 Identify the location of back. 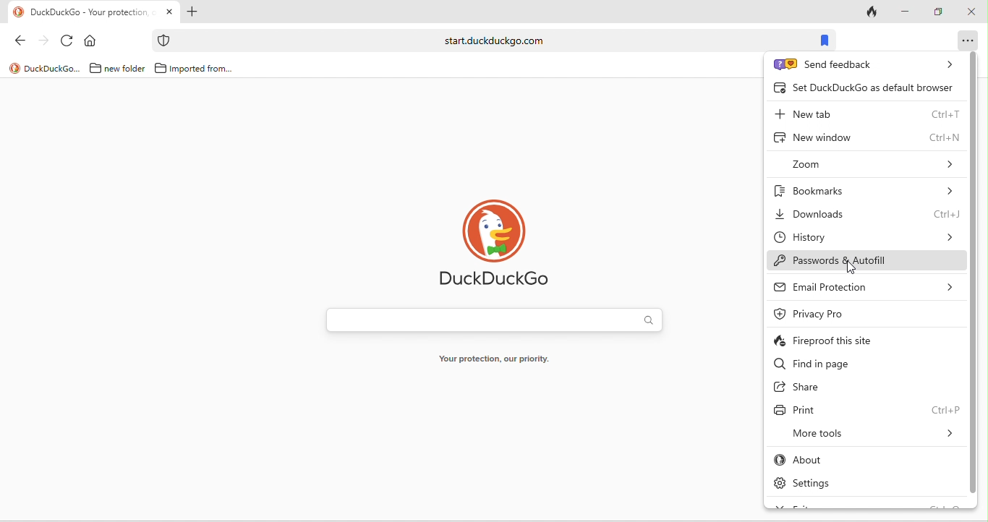
(24, 43).